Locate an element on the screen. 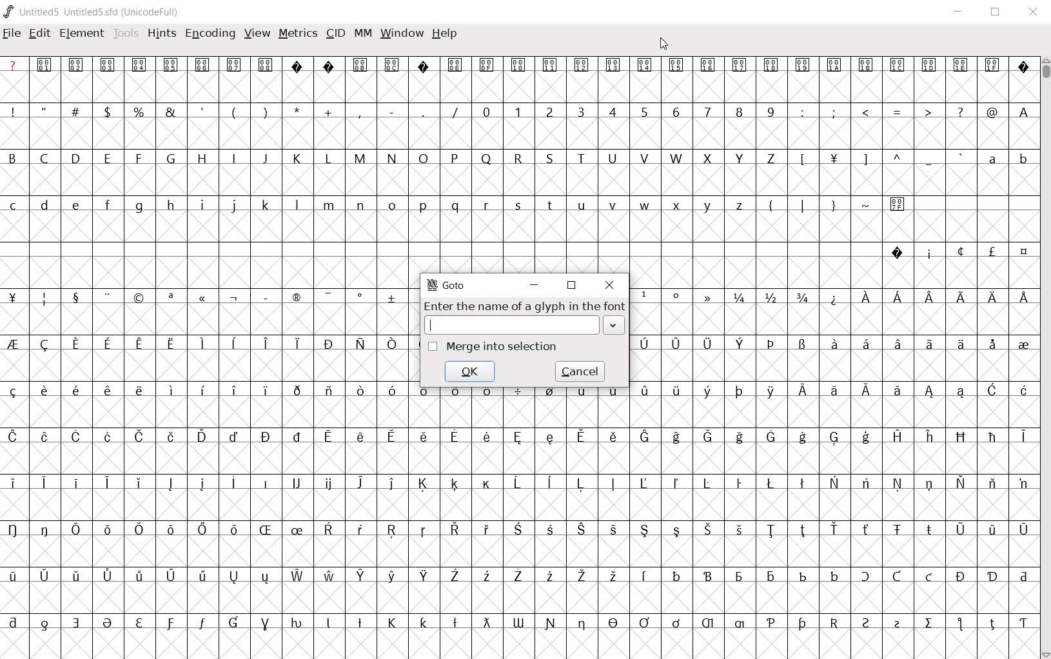 This screenshot has width=1051, height=659. Symbol is located at coordinates (992, 344).